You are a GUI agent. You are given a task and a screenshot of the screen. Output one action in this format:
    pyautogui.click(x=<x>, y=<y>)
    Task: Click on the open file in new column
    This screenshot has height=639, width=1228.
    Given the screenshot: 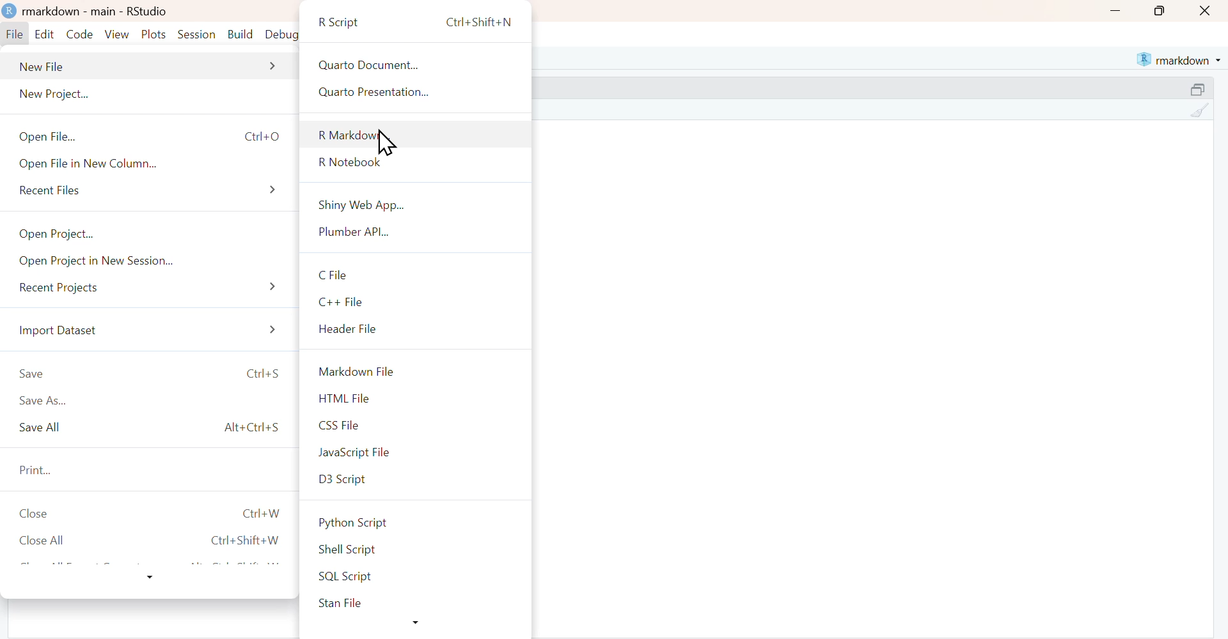 What is the action you would take?
    pyautogui.click(x=155, y=164)
    